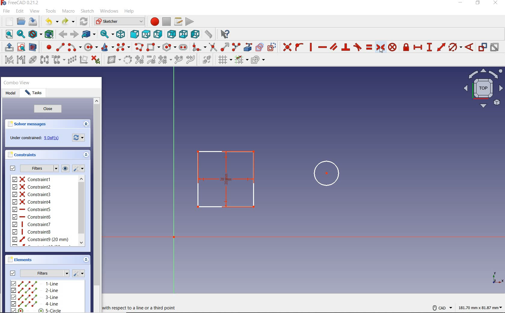  Describe the element at coordinates (124, 47) in the screenshot. I see `create B-spline` at that location.